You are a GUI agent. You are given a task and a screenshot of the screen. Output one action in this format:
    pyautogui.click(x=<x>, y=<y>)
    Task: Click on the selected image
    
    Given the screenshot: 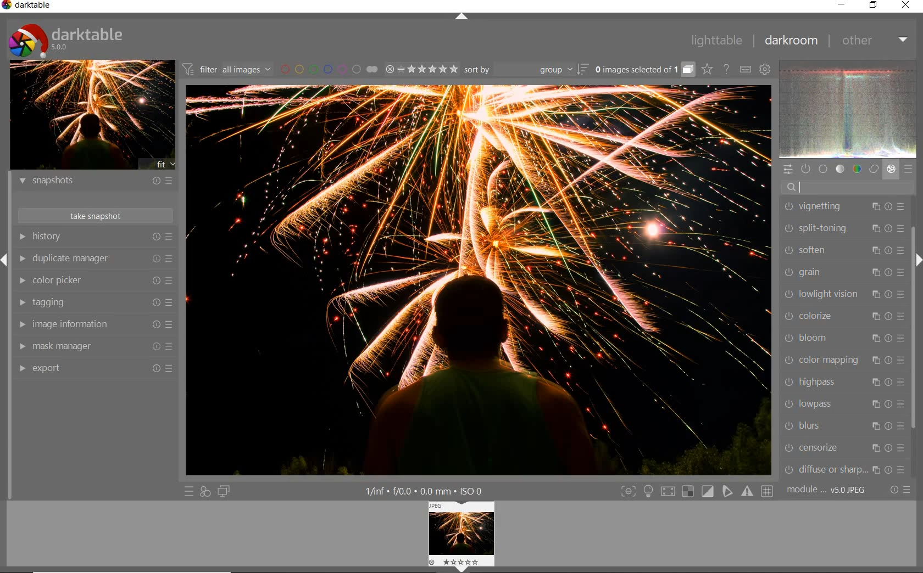 What is the action you would take?
    pyautogui.click(x=479, y=280)
    